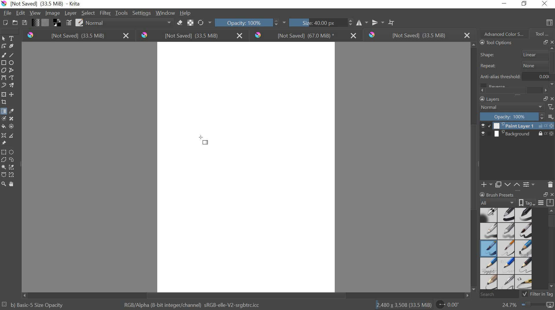 The image size is (555, 310). Describe the element at coordinates (3, 55) in the screenshot. I see `freehand` at that location.